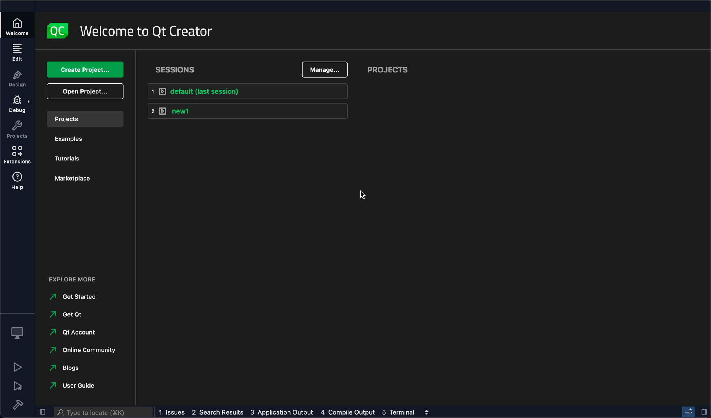  Describe the element at coordinates (60, 31) in the screenshot. I see `logo` at that location.